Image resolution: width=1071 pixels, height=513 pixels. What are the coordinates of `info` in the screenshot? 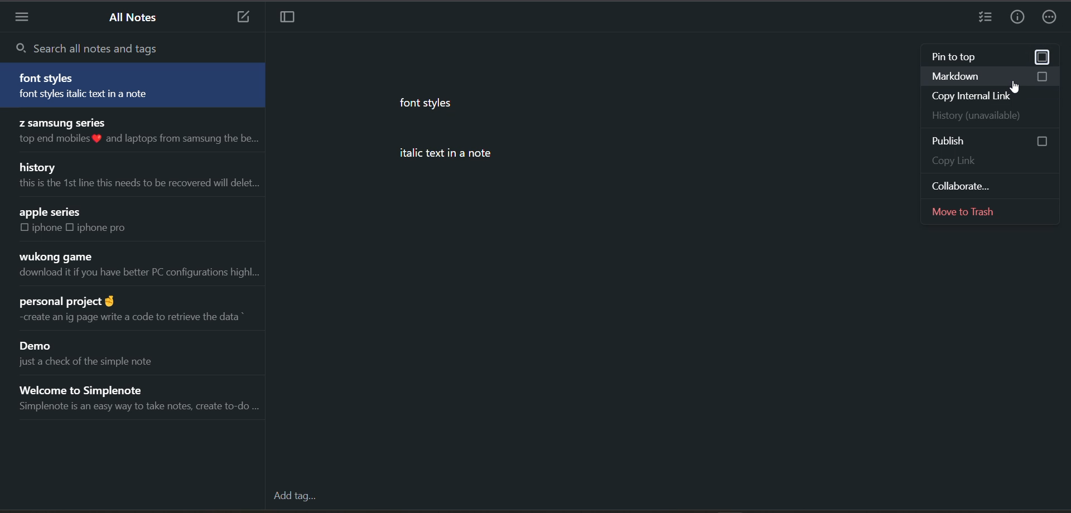 It's located at (1020, 16).